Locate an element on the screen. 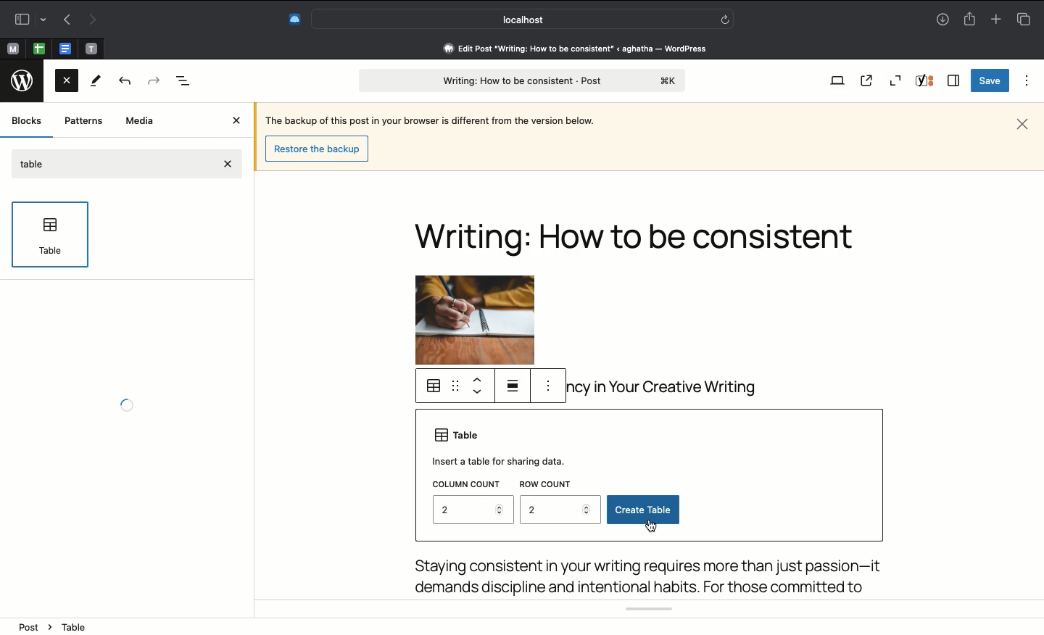  Media is located at coordinates (141, 122).